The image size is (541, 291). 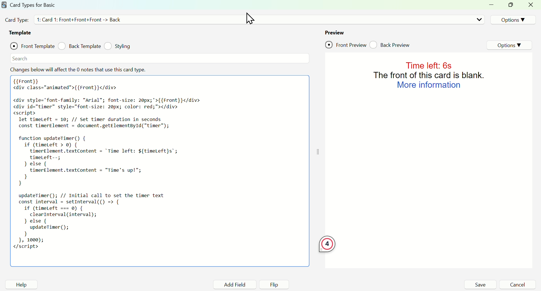 What do you see at coordinates (79, 46) in the screenshot?
I see `Back Template` at bounding box center [79, 46].